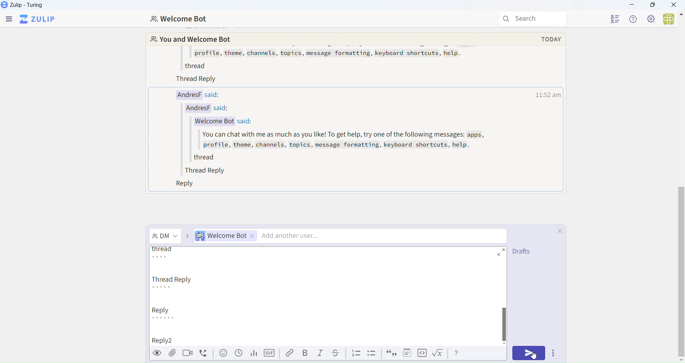  Describe the element at coordinates (222, 122) in the screenshot. I see `Welcome Bot said:` at that location.